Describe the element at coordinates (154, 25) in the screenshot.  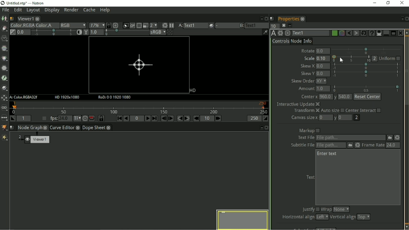
I see `Scale down rendered image` at that location.